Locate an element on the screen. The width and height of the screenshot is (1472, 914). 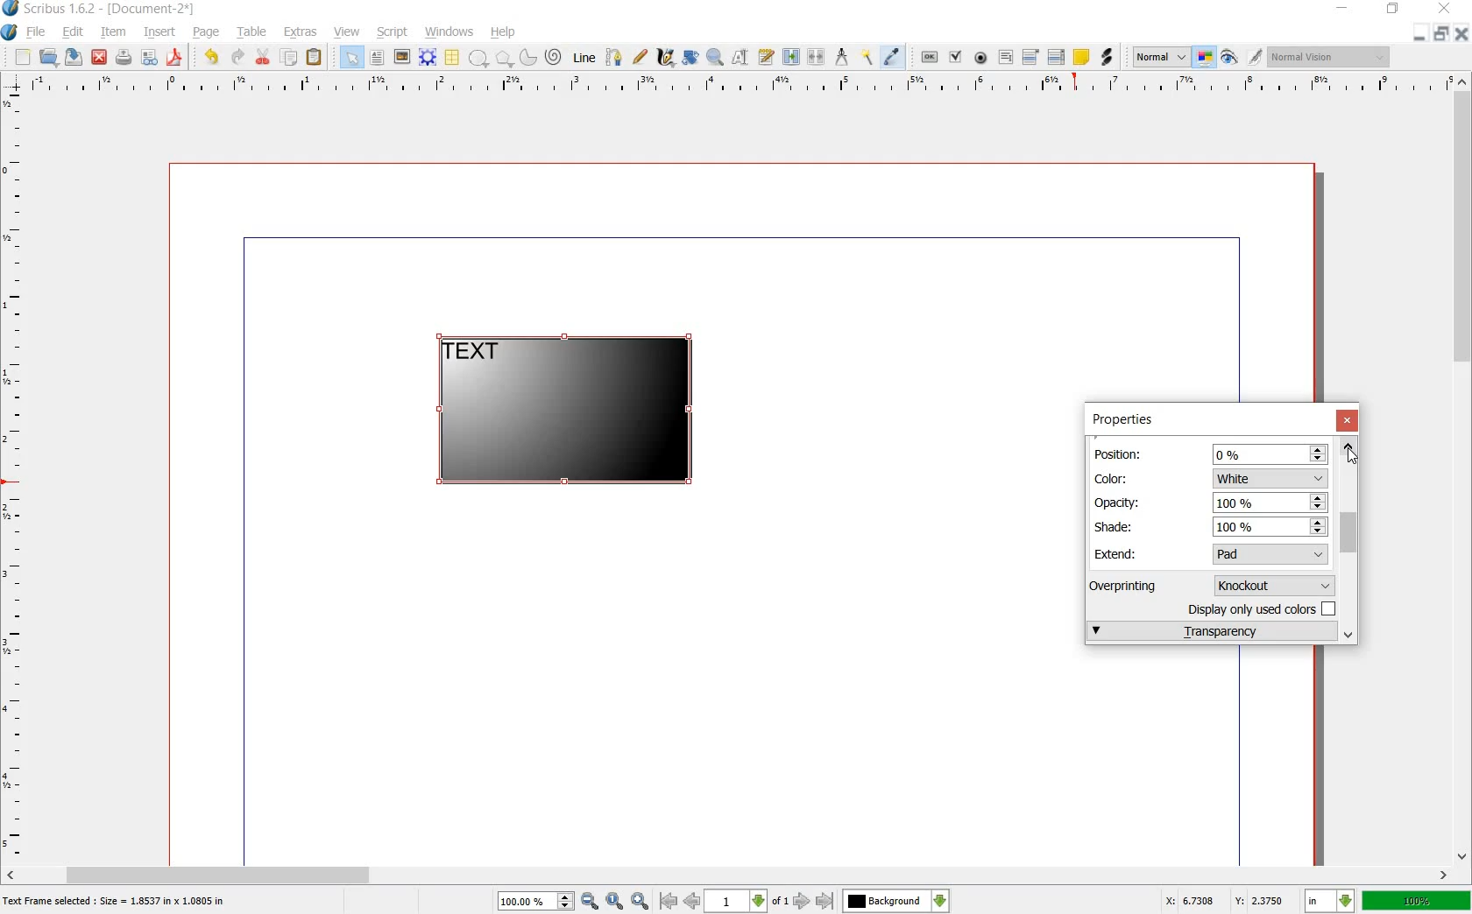
color is located at coordinates (1119, 477).